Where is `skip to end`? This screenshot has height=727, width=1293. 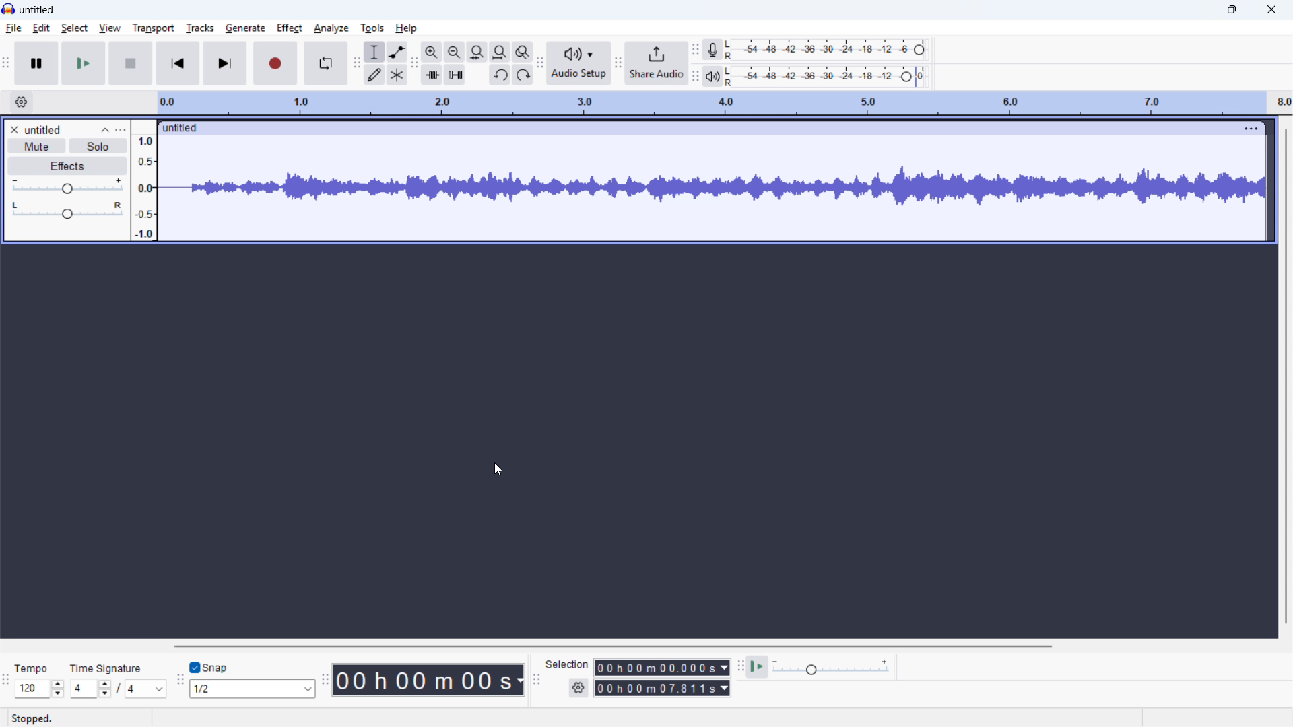
skip to end is located at coordinates (226, 63).